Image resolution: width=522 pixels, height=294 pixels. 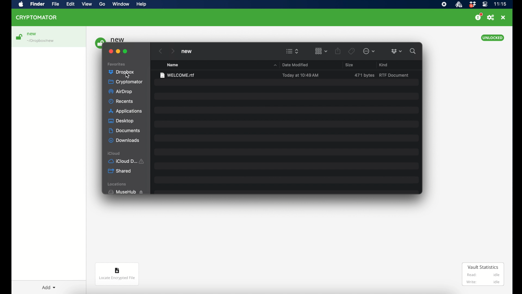 What do you see at coordinates (117, 184) in the screenshot?
I see `locations` at bounding box center [117, 184].